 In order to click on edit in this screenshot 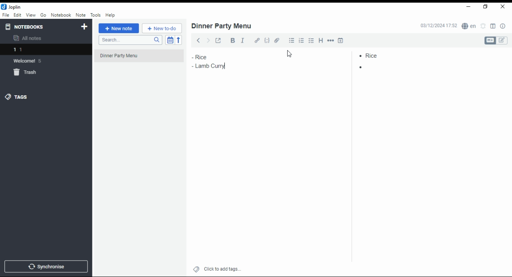, I will do `click(503, 40)`.